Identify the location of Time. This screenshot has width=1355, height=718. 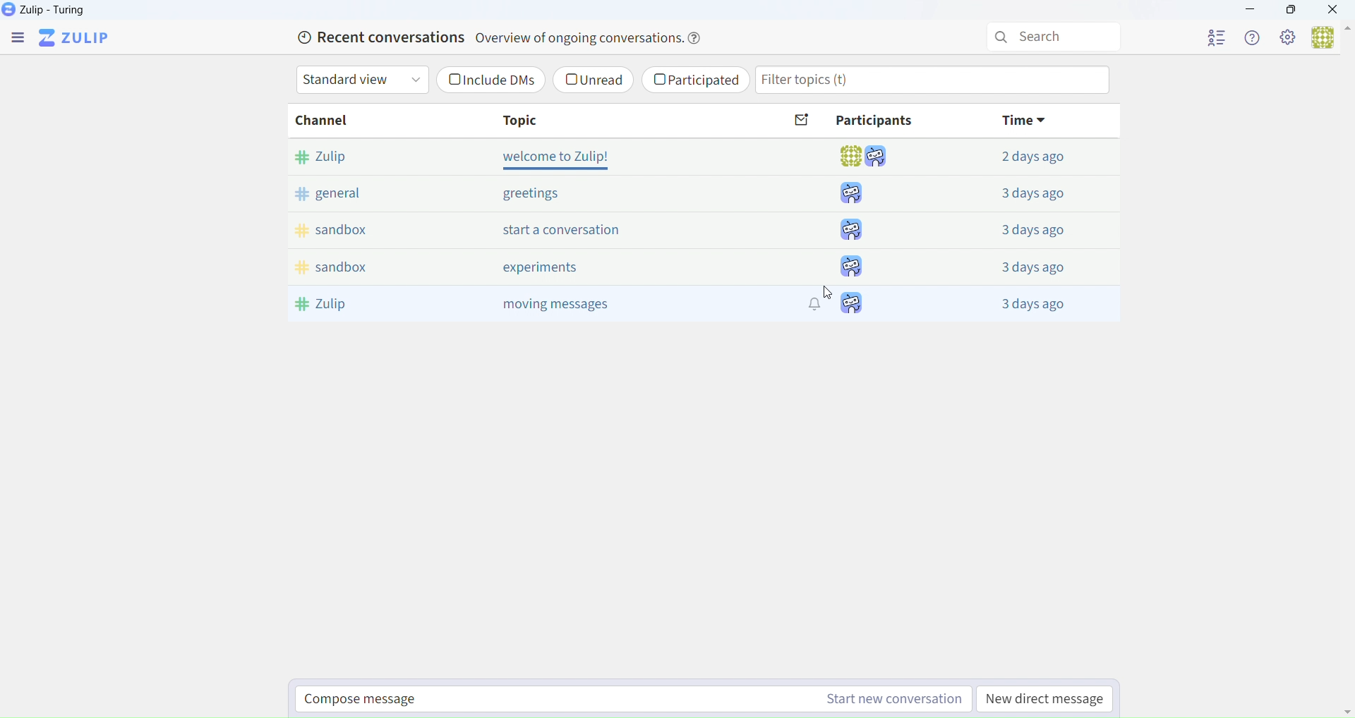
(1018, 119).